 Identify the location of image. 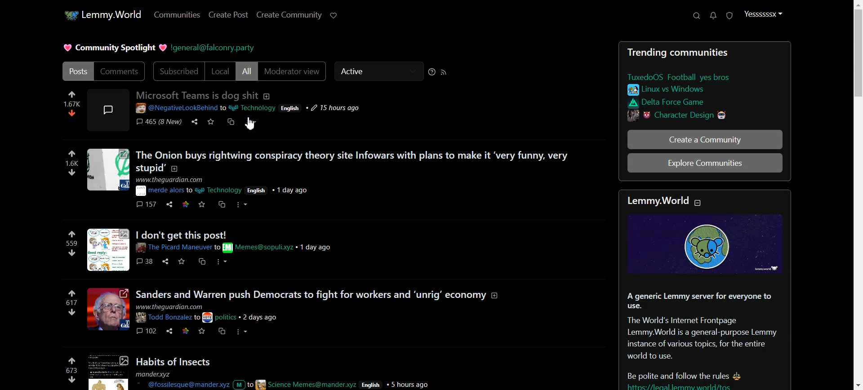
(109, 310).